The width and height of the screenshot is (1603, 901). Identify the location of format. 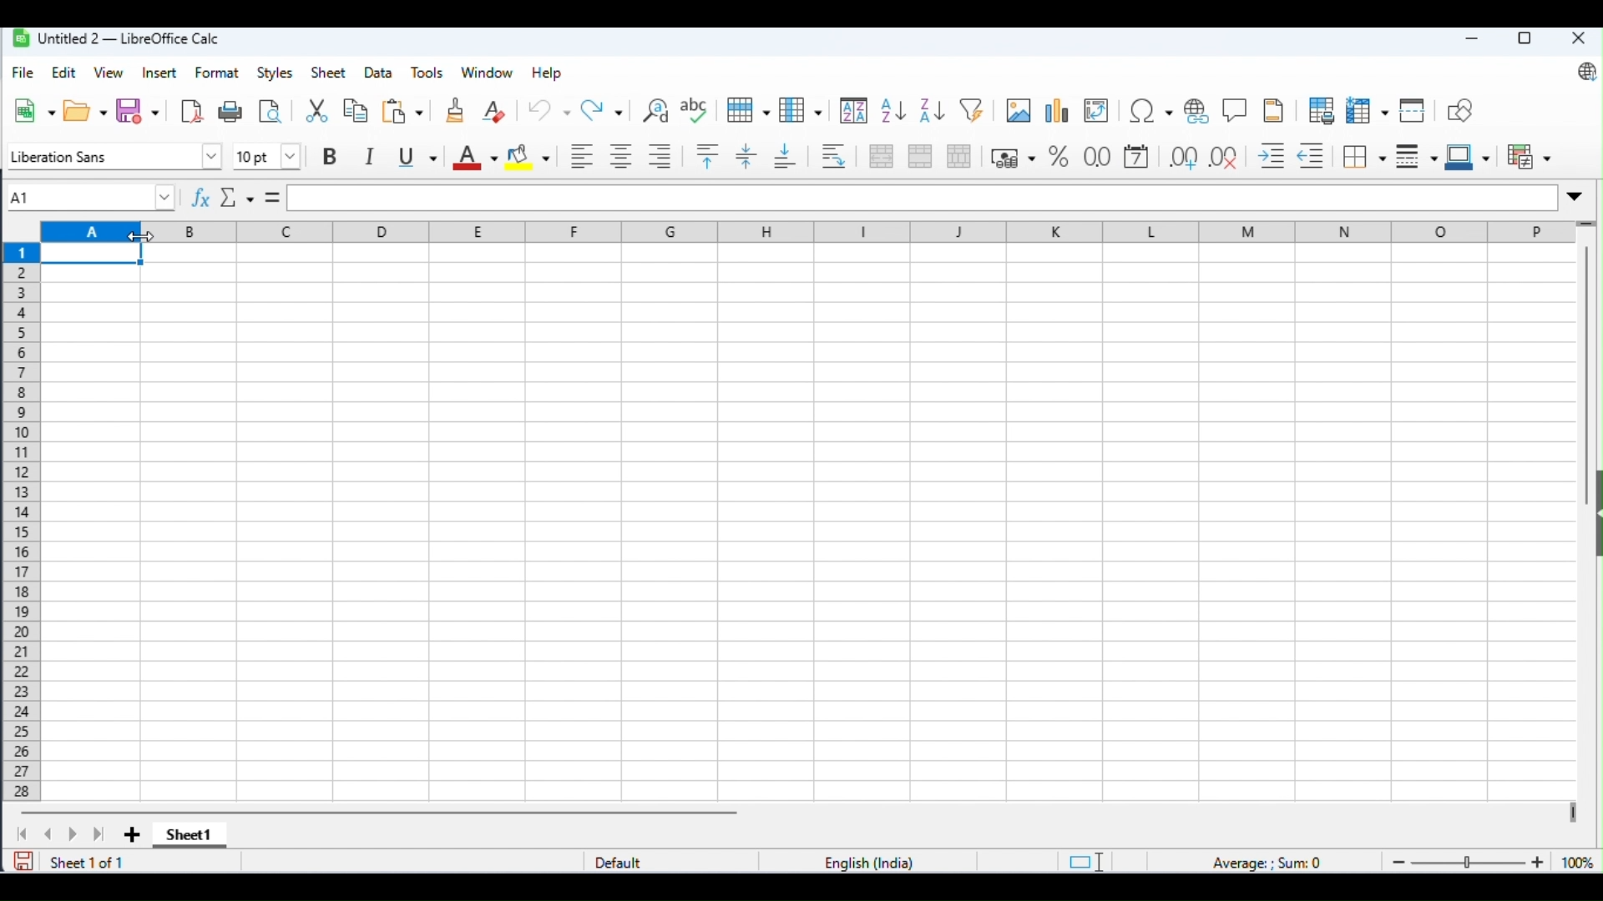
(217, 72).